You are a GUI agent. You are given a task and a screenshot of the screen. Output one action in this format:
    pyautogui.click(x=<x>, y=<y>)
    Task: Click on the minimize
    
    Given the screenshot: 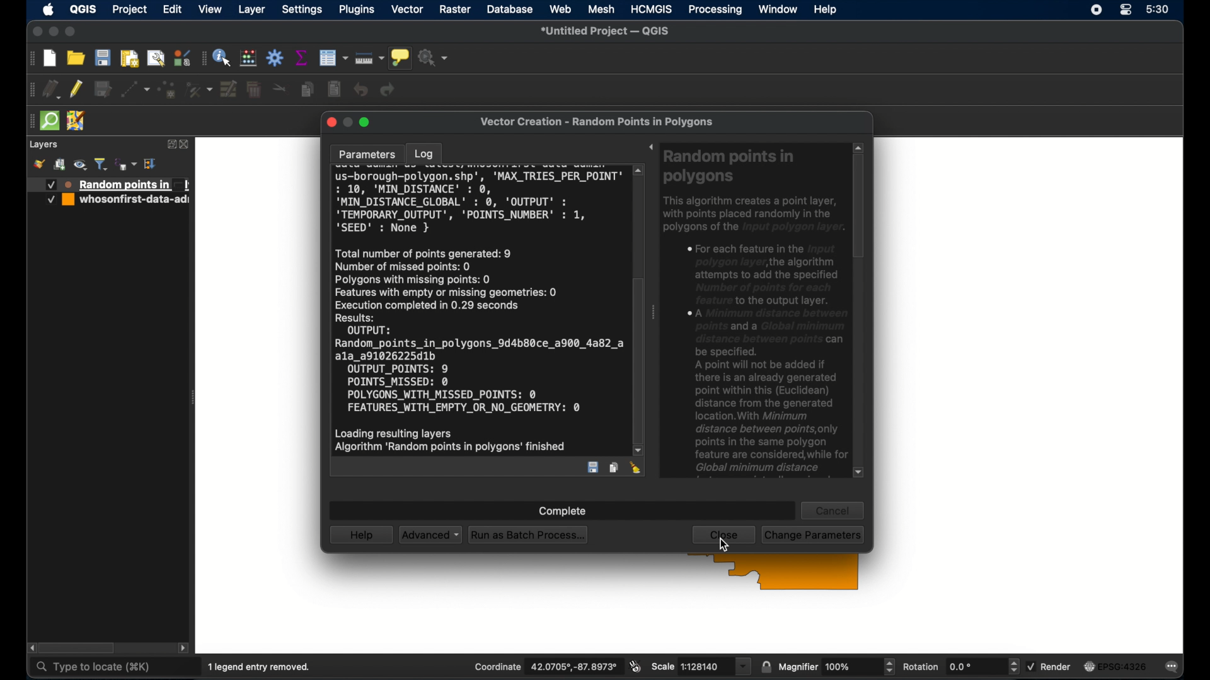 What is the action you would take?
    pyautogui.click(x=54, y=31)
    